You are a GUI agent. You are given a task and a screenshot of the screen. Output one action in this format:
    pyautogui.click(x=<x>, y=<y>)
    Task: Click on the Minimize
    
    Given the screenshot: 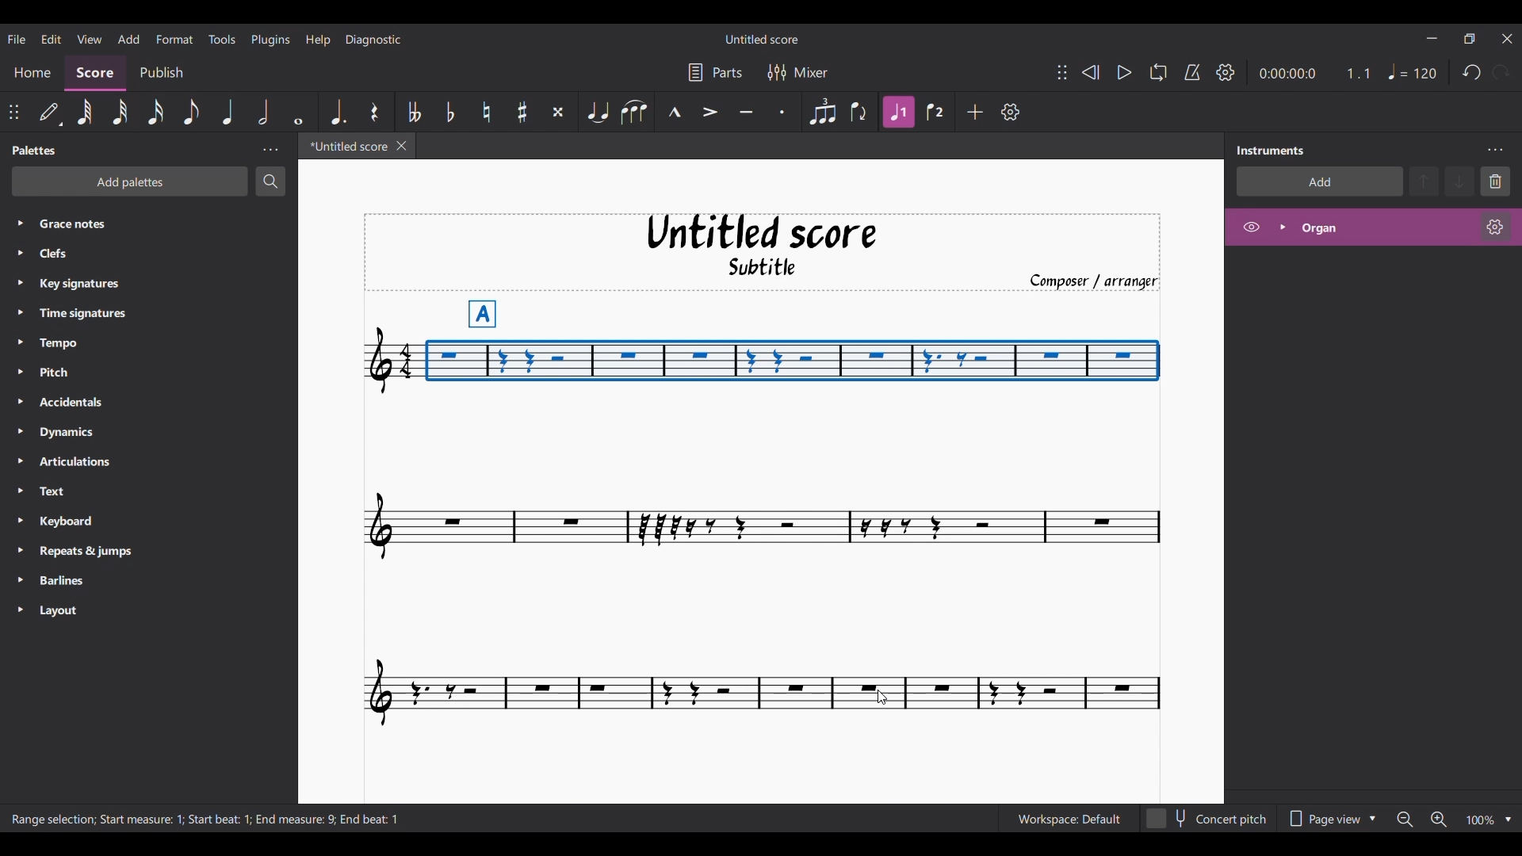 What is the action you would take?
    pyautogui.click(x=1431, y=38)
    